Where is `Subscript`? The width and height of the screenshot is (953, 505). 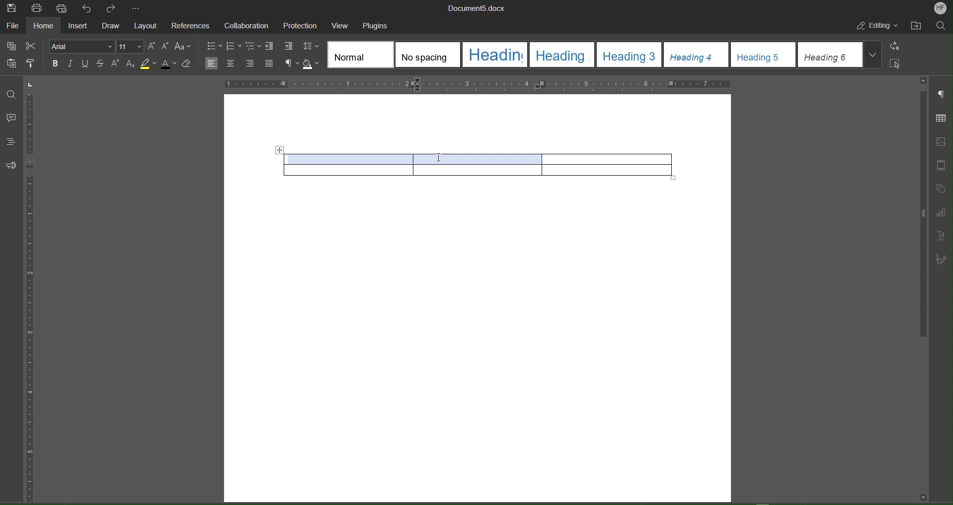 Subscript is located at coordinates (131, 64).